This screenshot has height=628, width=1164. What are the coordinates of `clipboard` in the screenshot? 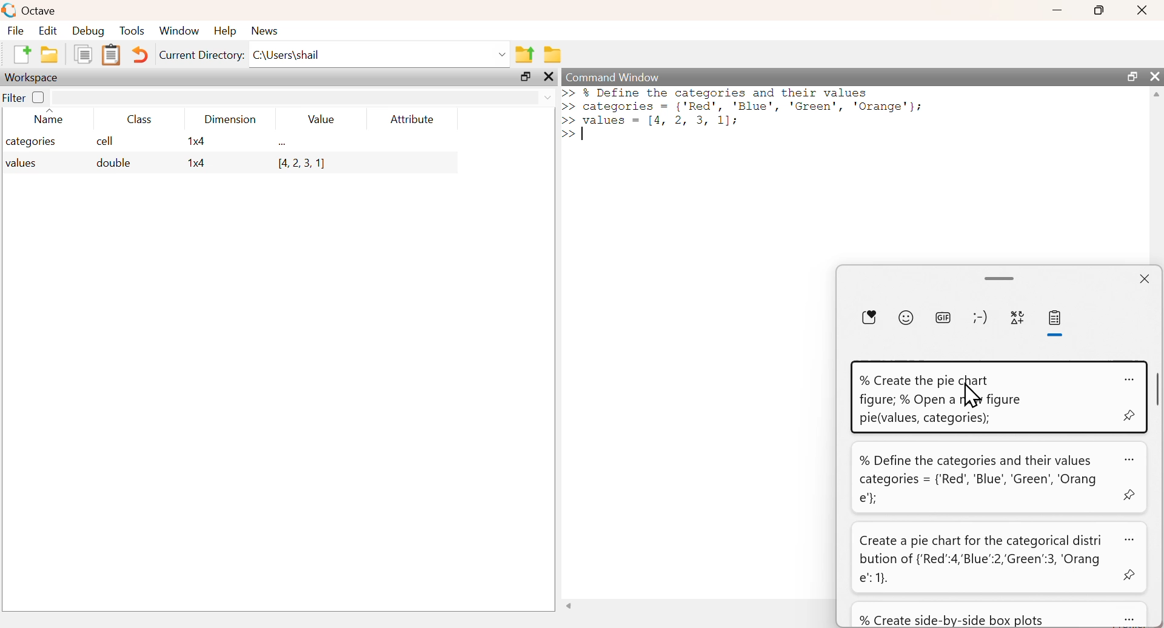 It's located at (1058, 318).